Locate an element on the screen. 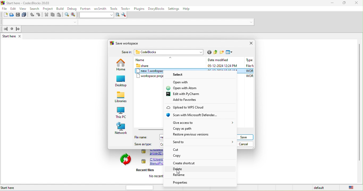  rename is located at coordinates (183, 175).